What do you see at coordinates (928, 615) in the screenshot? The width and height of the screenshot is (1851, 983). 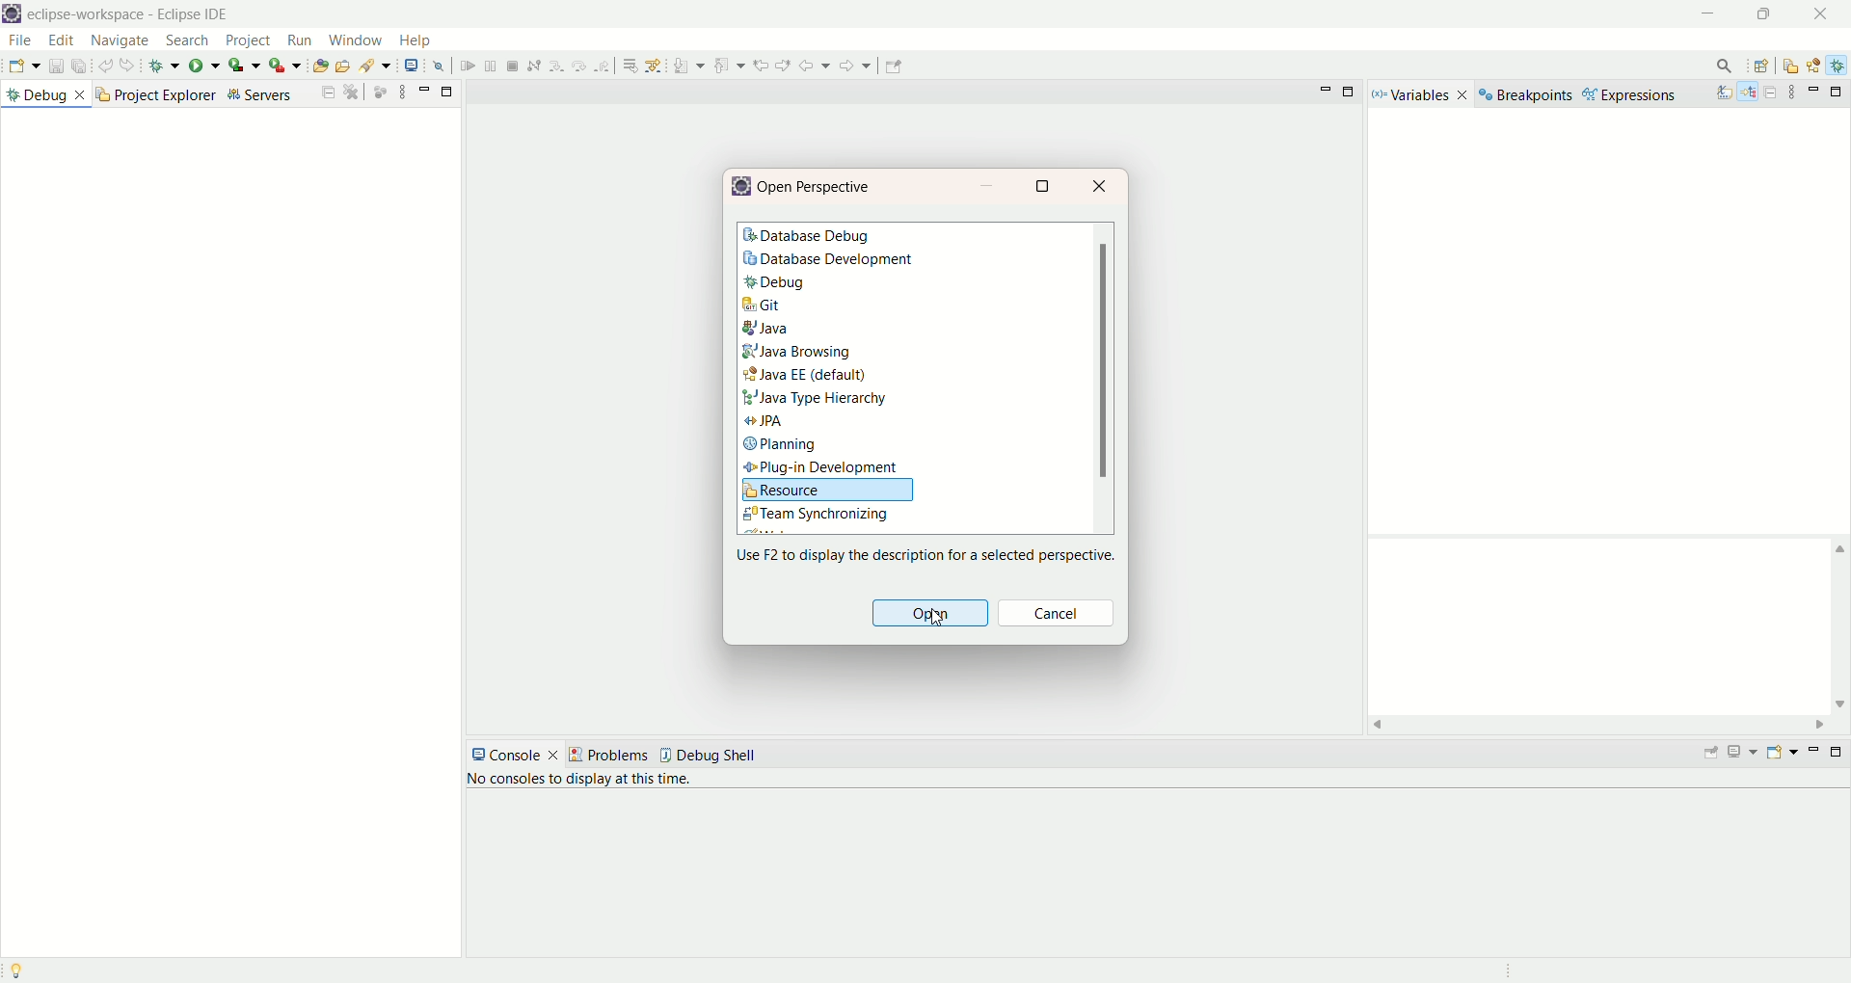 I see `open` at bounding box center [928, 615].